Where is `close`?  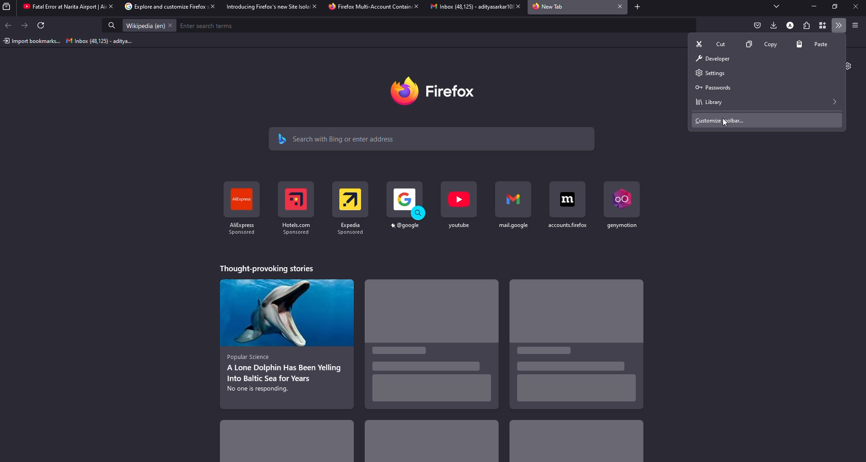 close is located at coordinates (210, 7).